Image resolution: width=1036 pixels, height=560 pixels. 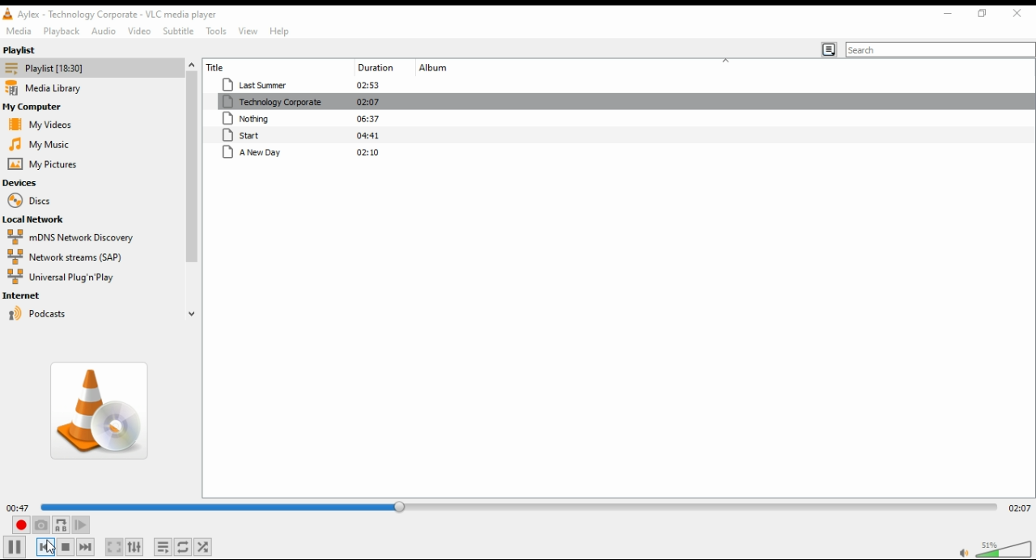 I want to click on 02:10, so click(x=368, y=151).